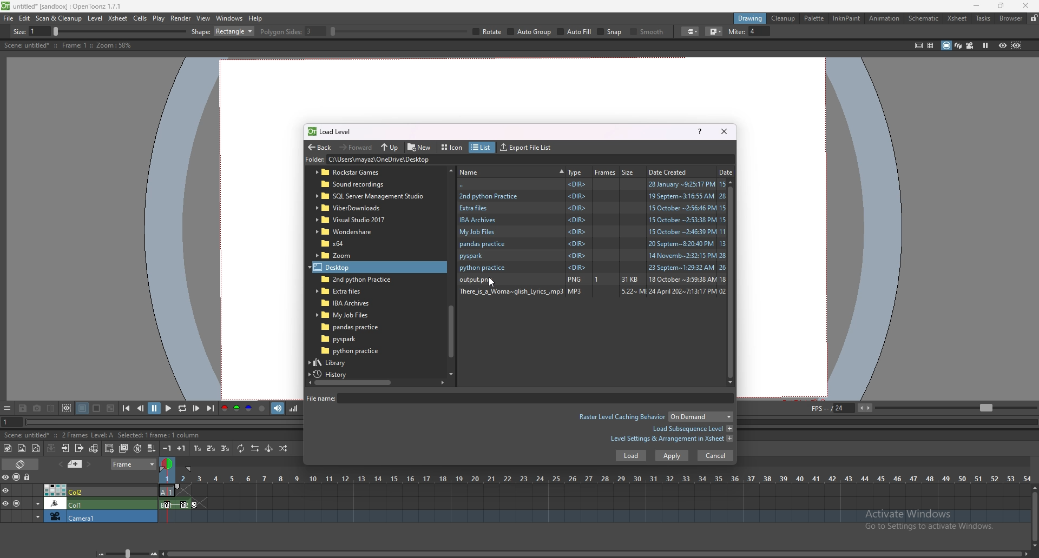 Image resolution: width=1039 pixels, height=558 pixels. I want to click on add drawing, so click(110, 448).